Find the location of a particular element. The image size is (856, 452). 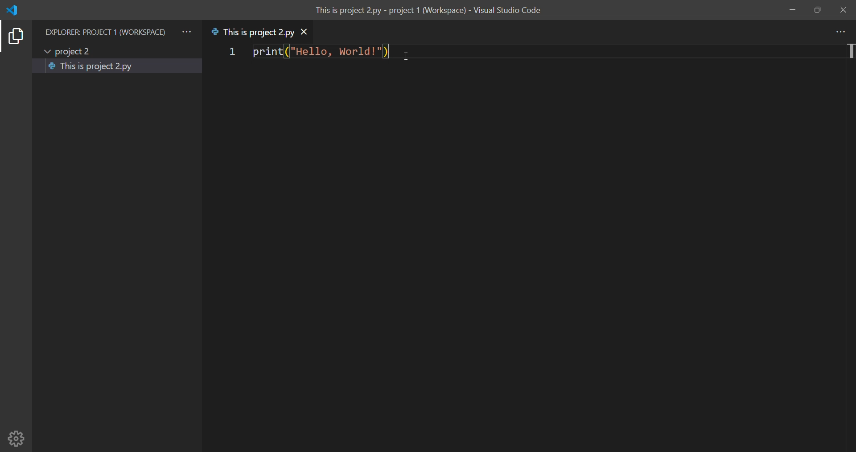

This is project 2.py is located at coordinates (251, 32).